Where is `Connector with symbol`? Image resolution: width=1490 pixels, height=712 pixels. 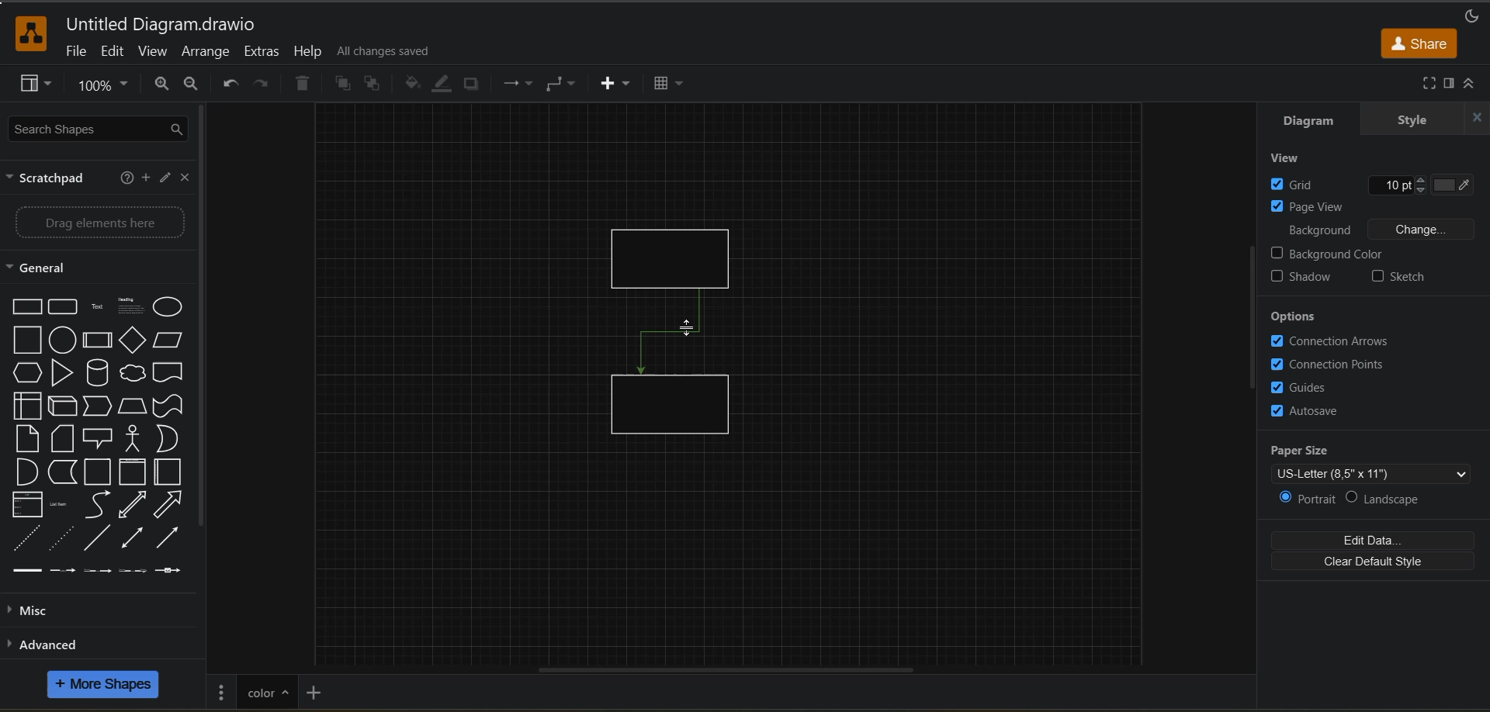
Connector with symbol is located at coordinates (178, 571).